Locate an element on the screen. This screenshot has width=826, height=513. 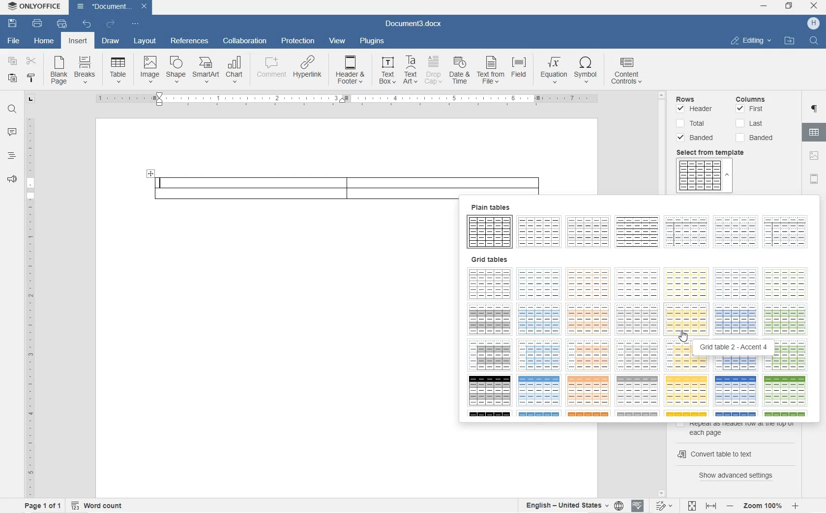
show advanced settings is located at coordinates (740, 475).